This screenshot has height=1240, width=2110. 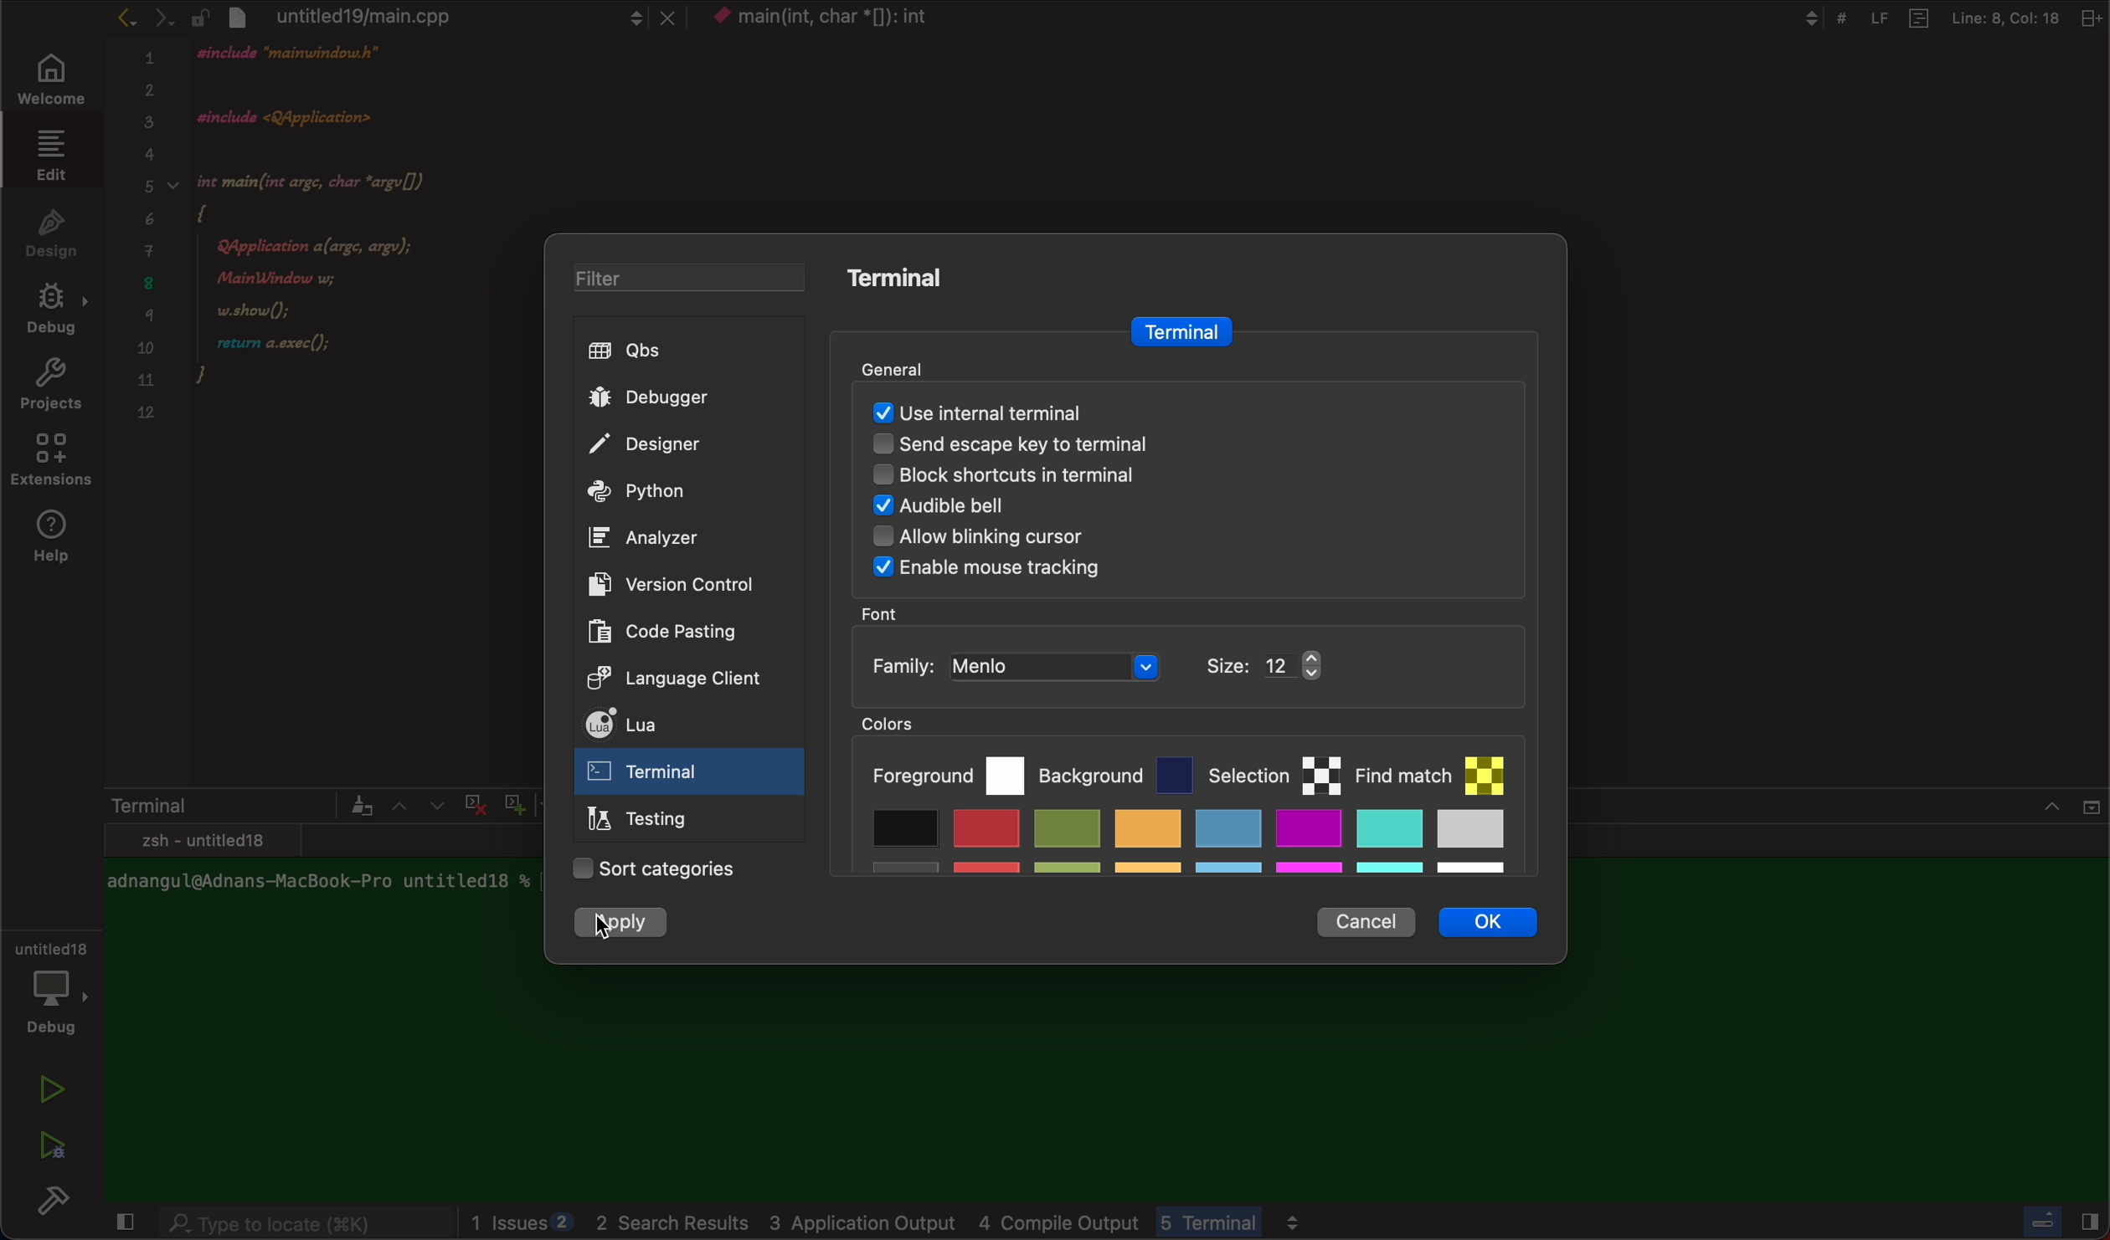 What do you see at coordinates (690, 775) in the screenshot?
I see `on mouse down` at bounding box center [690, 775].